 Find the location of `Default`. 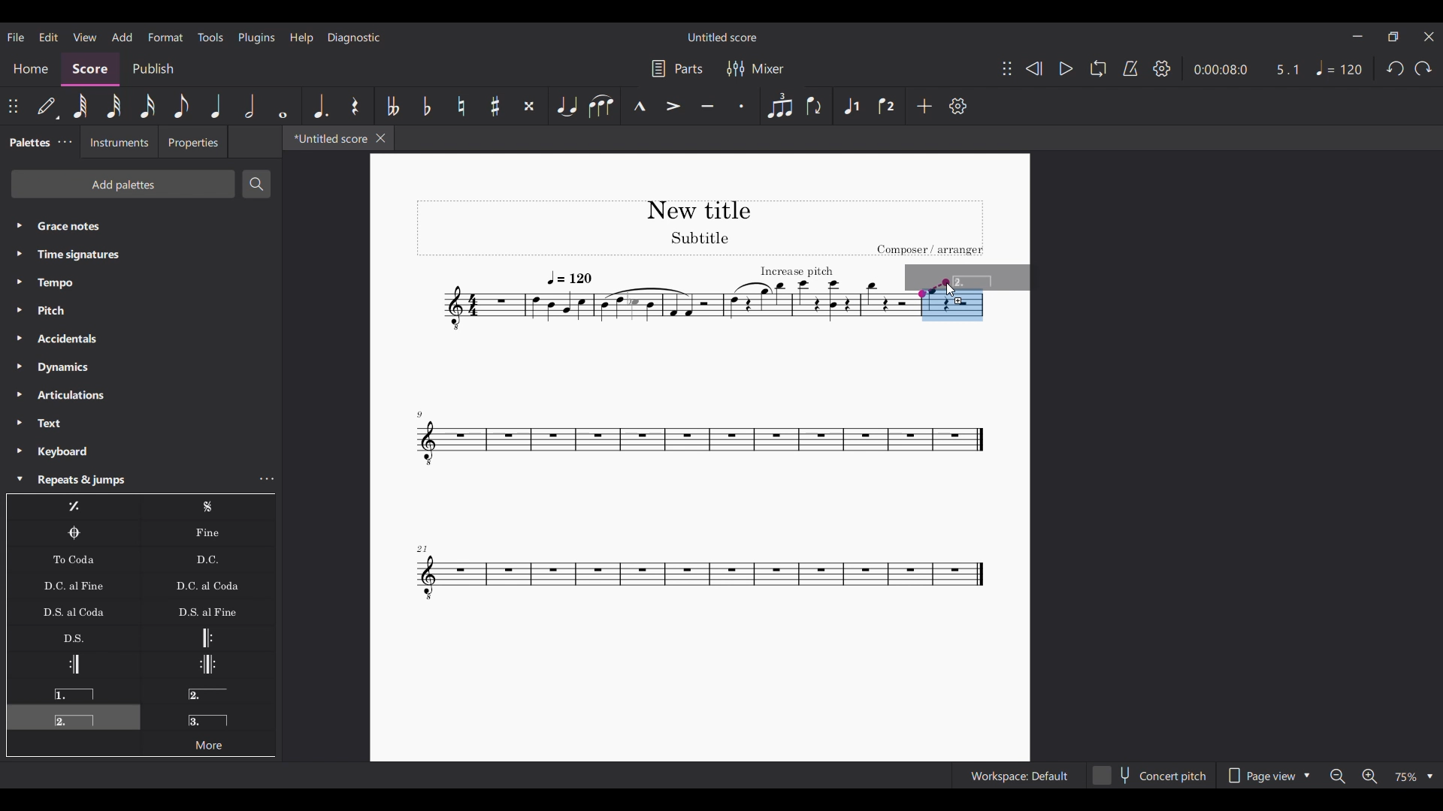

Default is located at coordinates (49, 106).